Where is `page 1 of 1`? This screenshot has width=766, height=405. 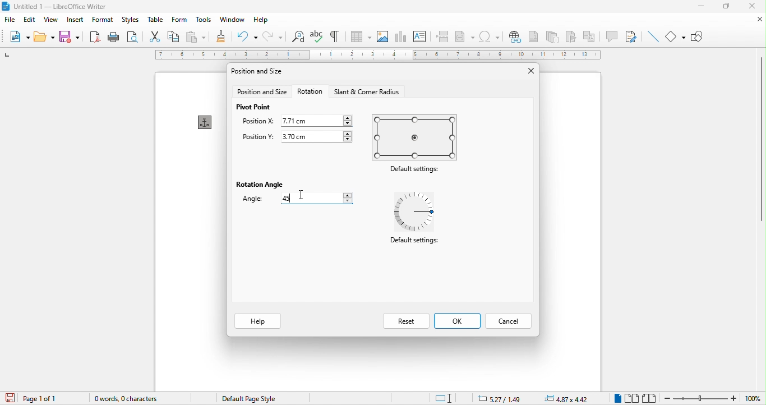
page 1 of 1 is located at coordinates (46, 398).